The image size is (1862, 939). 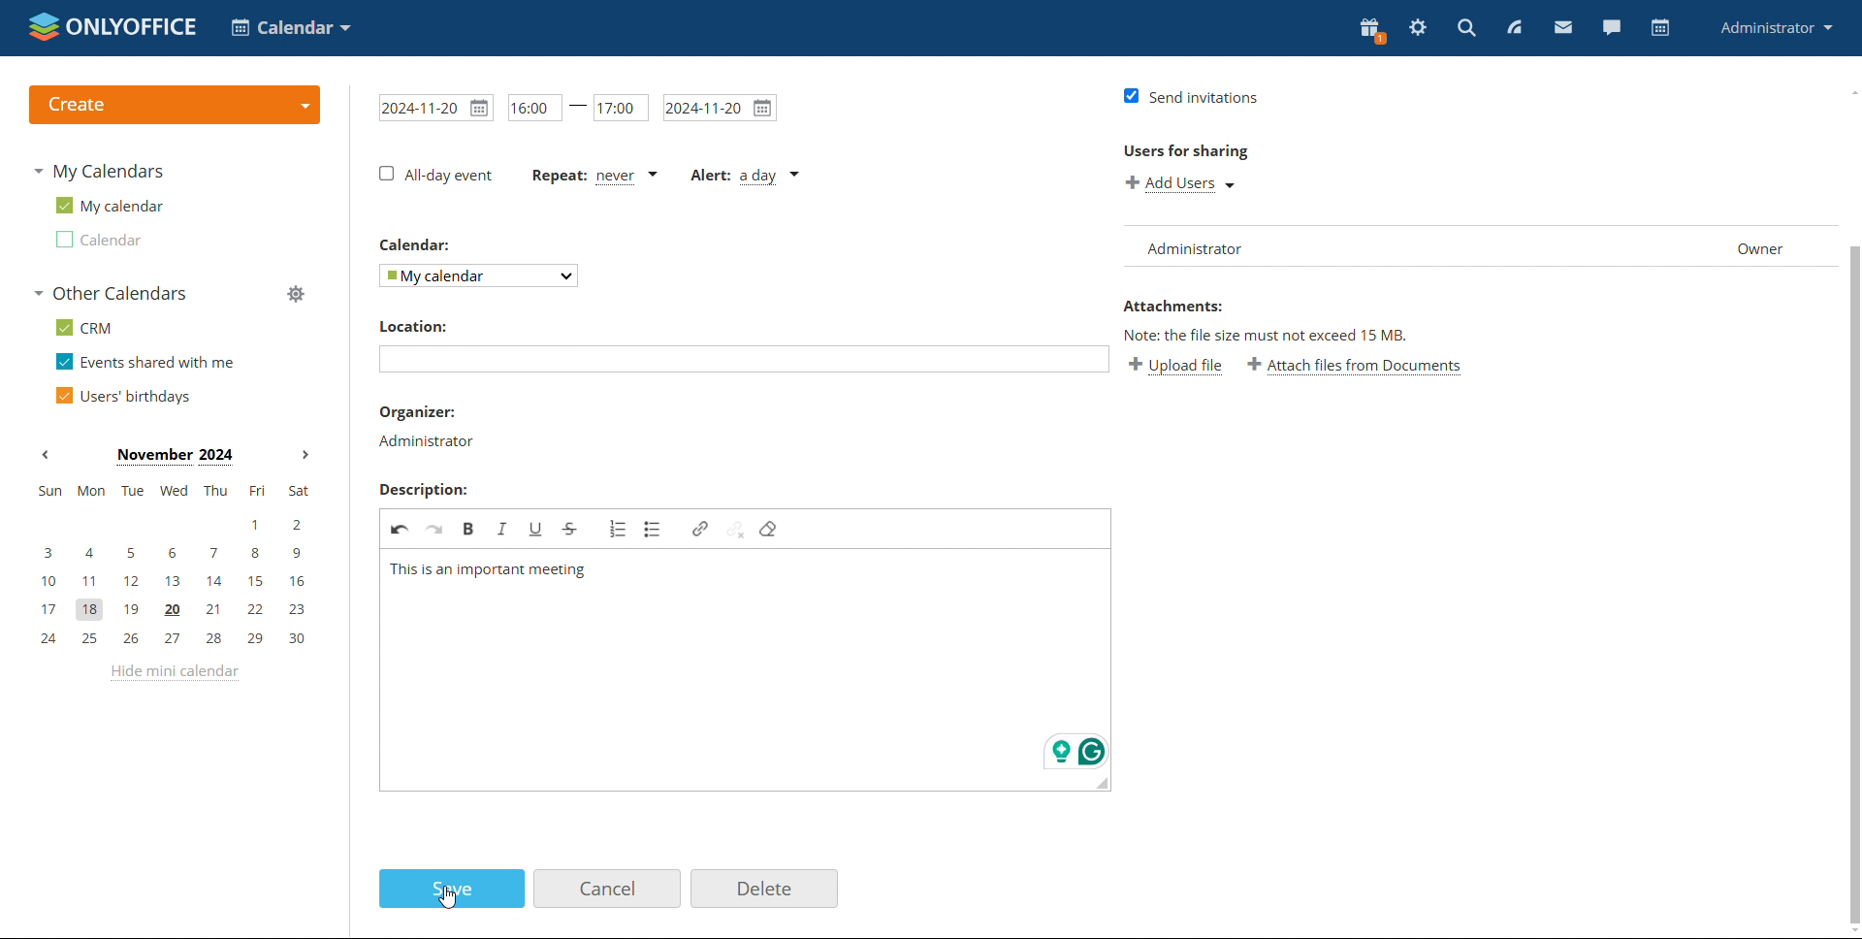 I want to click on organiser, so click(x=423, y=440).